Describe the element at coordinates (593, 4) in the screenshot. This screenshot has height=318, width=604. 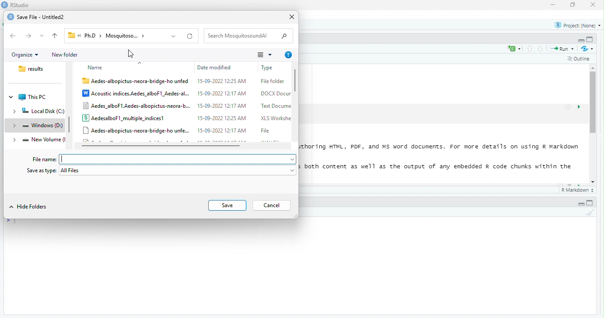
I see `close` at that location.